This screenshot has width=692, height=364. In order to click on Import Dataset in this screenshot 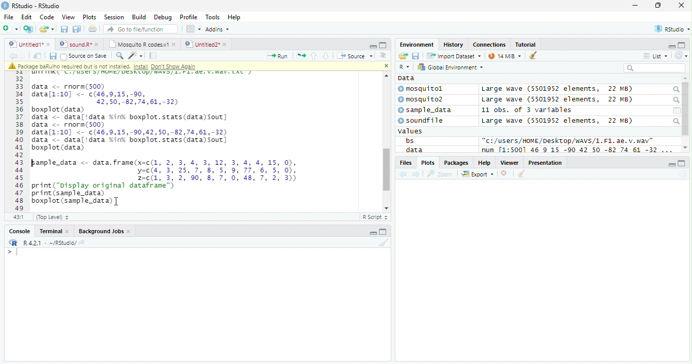, I will do `click(454, 56)`.